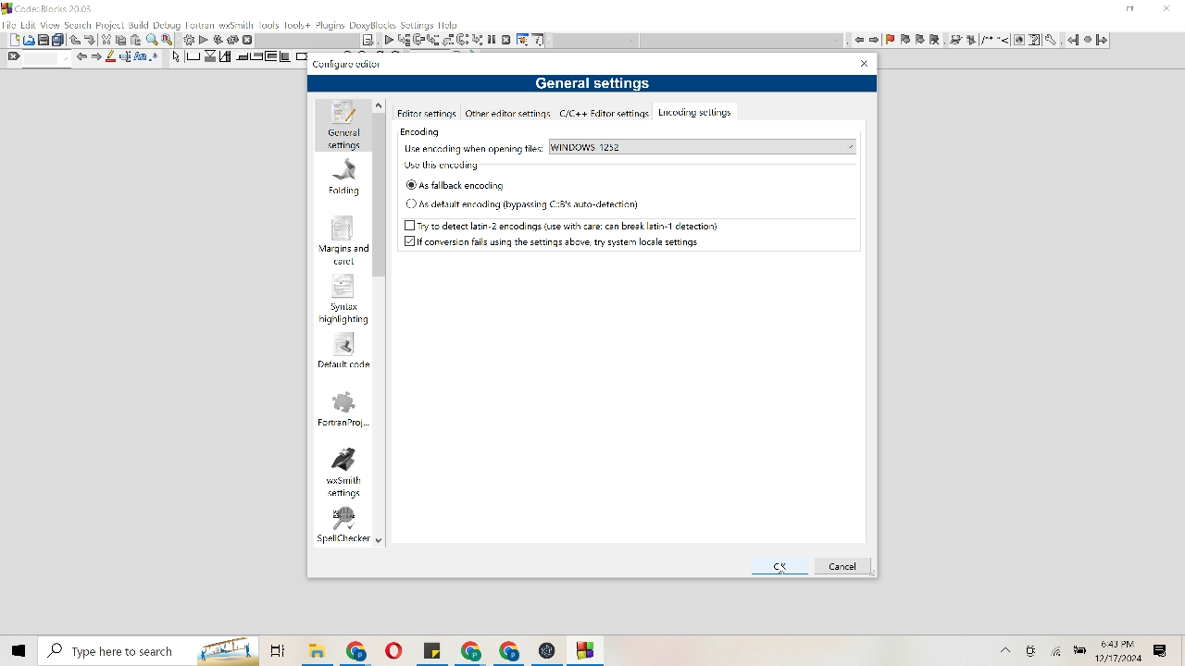  Describe the element at coordinates (865, 64) in the screenshot. I see `Close` at that location.